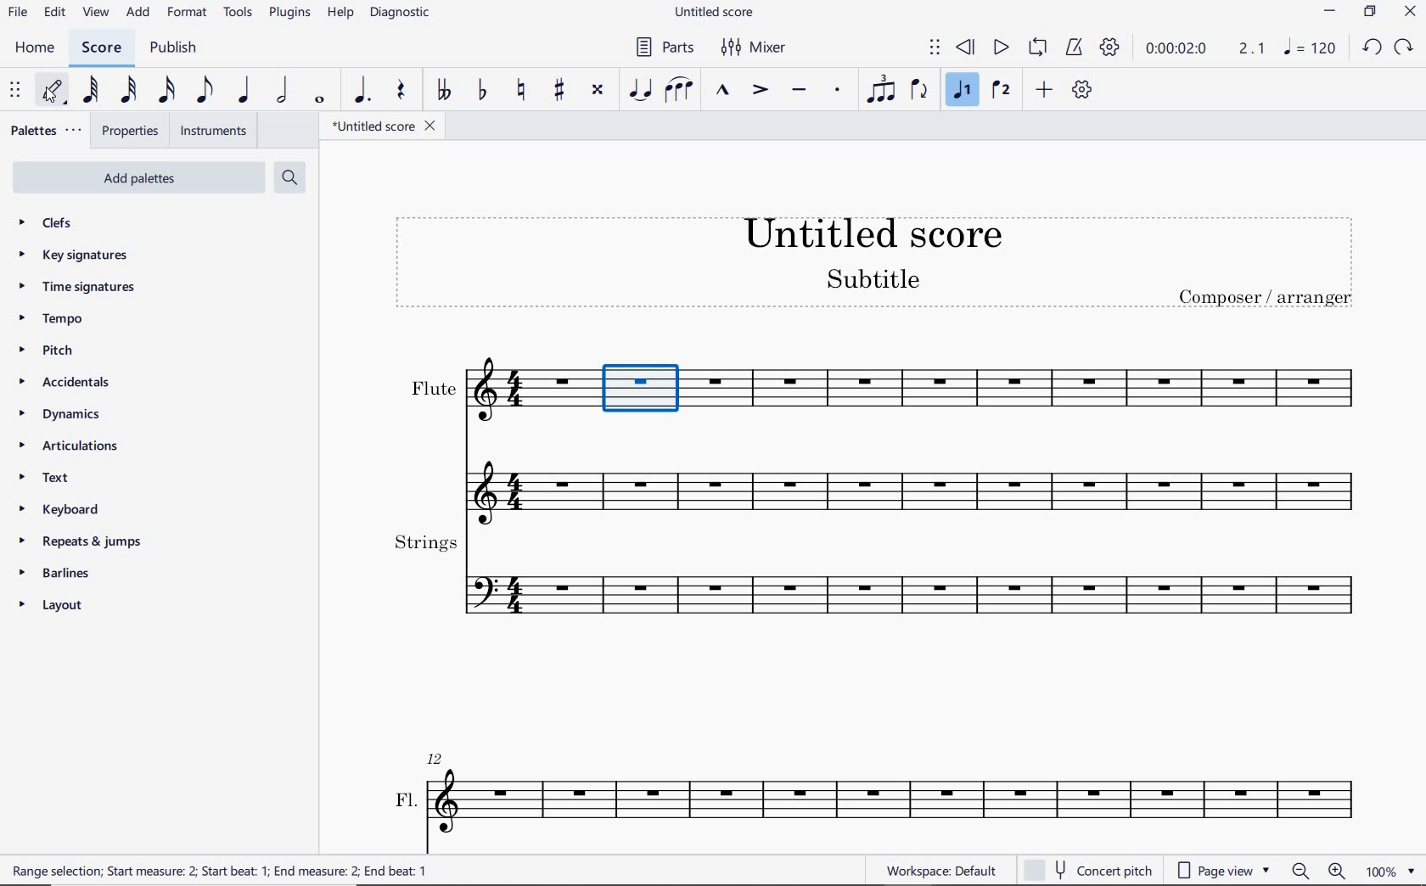  Describe the element at coordinates (362, 91) in the screenshot. I see `AUGMENTATION DOT` at that location.